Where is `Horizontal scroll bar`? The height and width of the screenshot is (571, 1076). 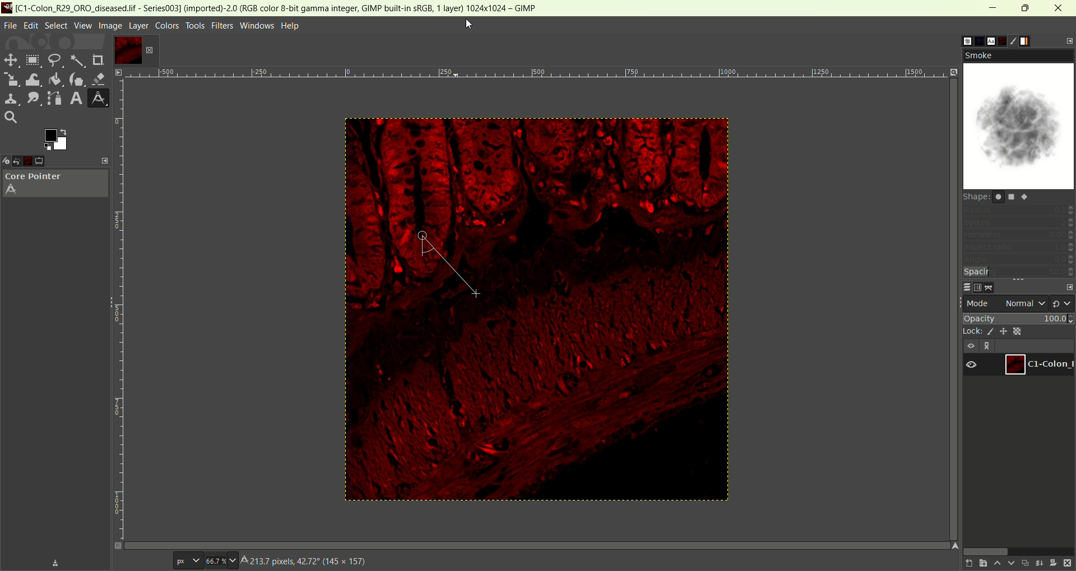
Horizontal scroll bar is located at coordinates (550, 544).